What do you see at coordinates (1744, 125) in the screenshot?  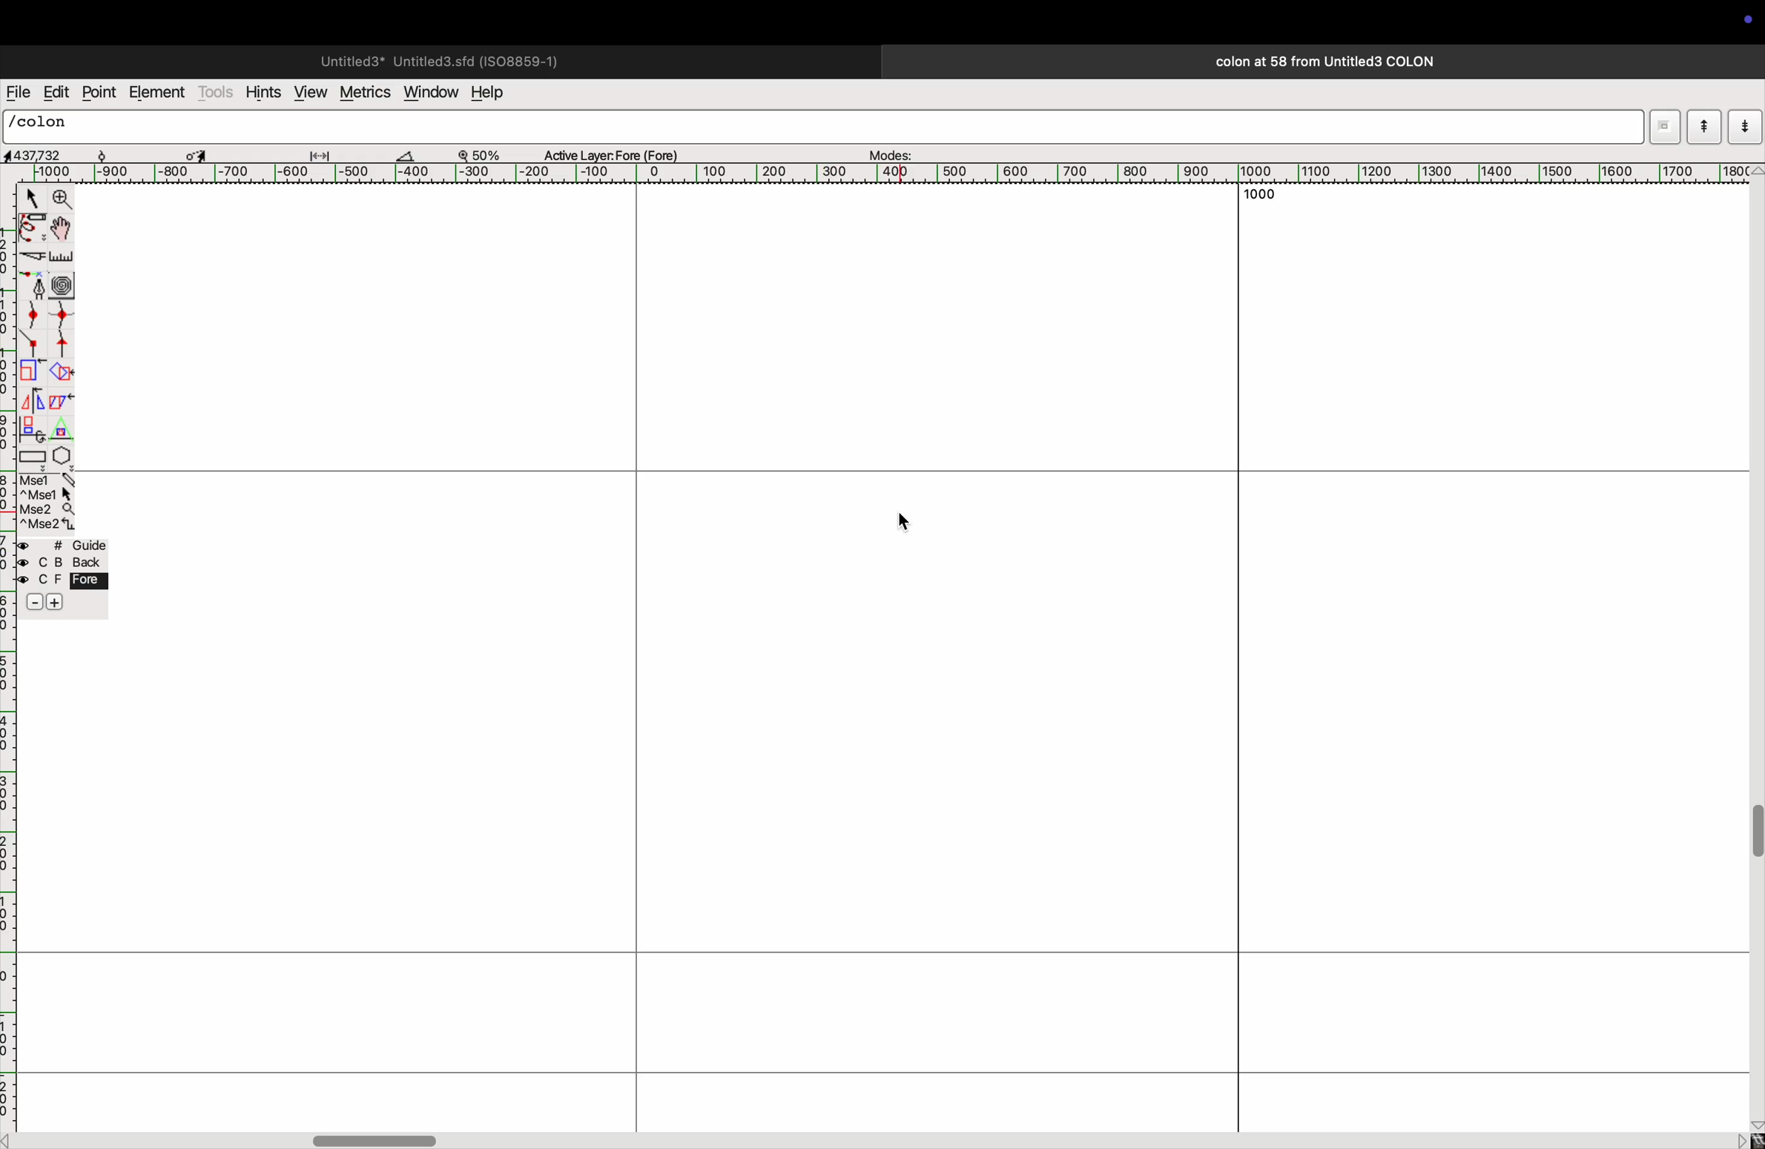 I see `mode down` at bounding box center [1744, 125].